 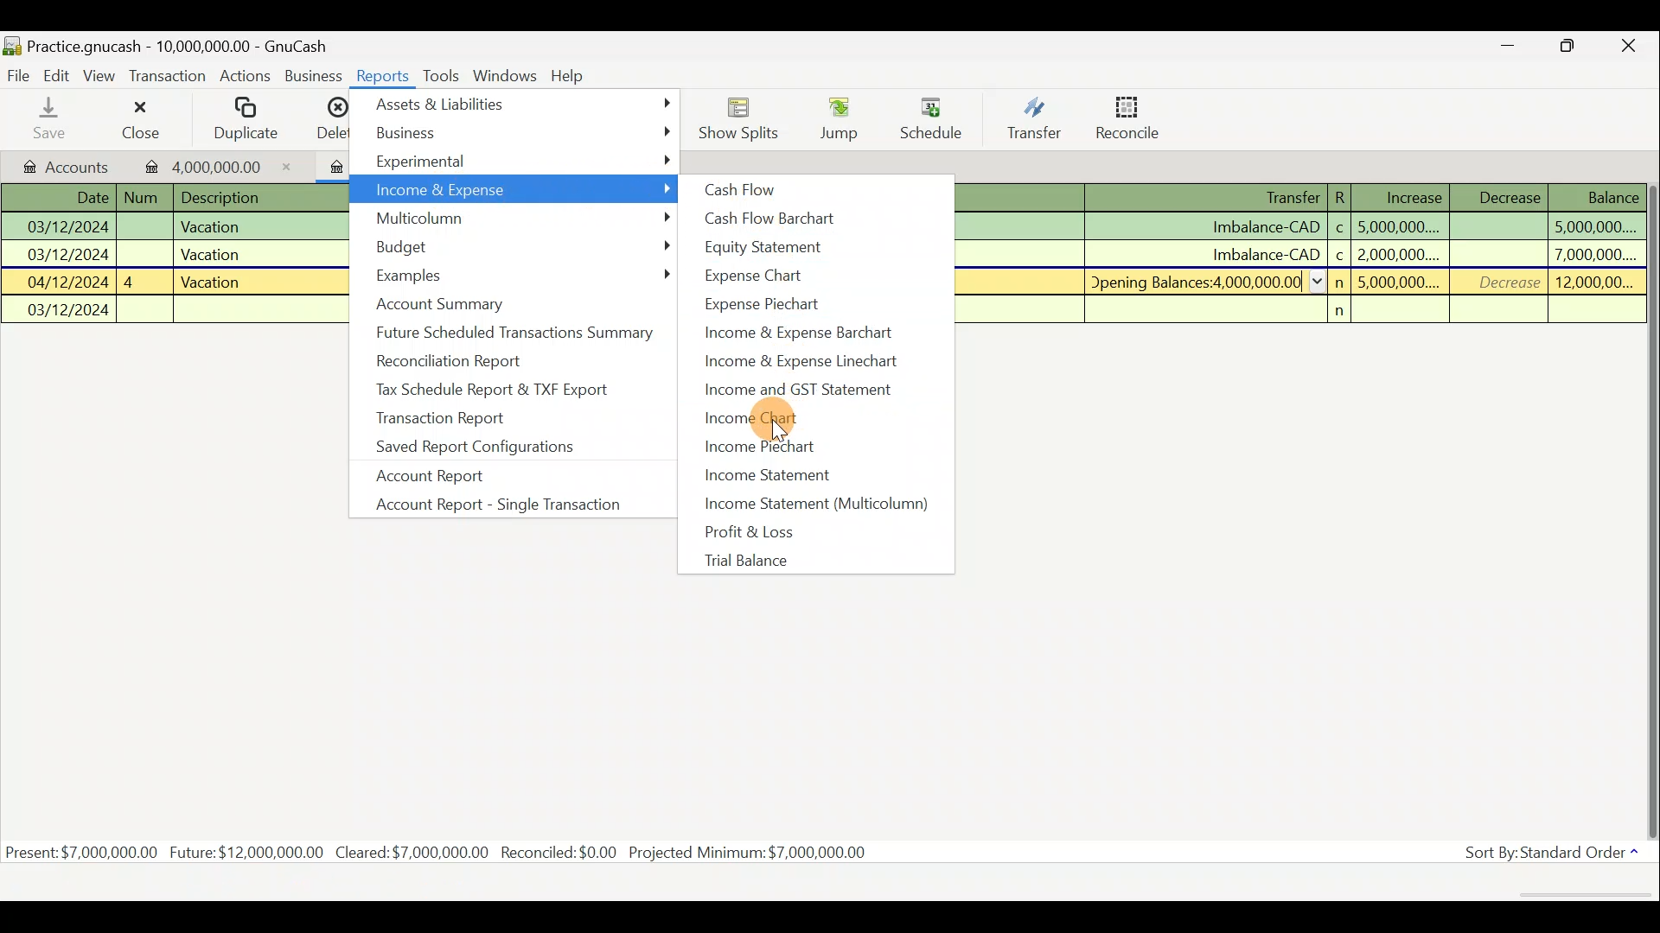 What do you see at coordinates (516, 189) in the screenshot?
I see `Income & Expense` at bounding box center [516, 189].